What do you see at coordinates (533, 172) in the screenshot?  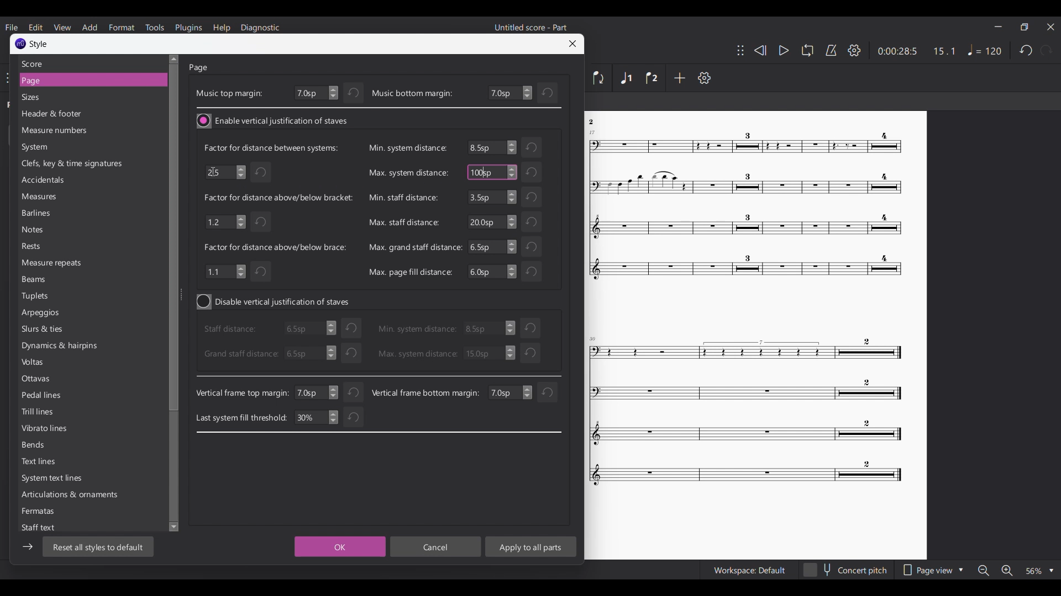 I see `Undo` at bounding box center [533, 172].